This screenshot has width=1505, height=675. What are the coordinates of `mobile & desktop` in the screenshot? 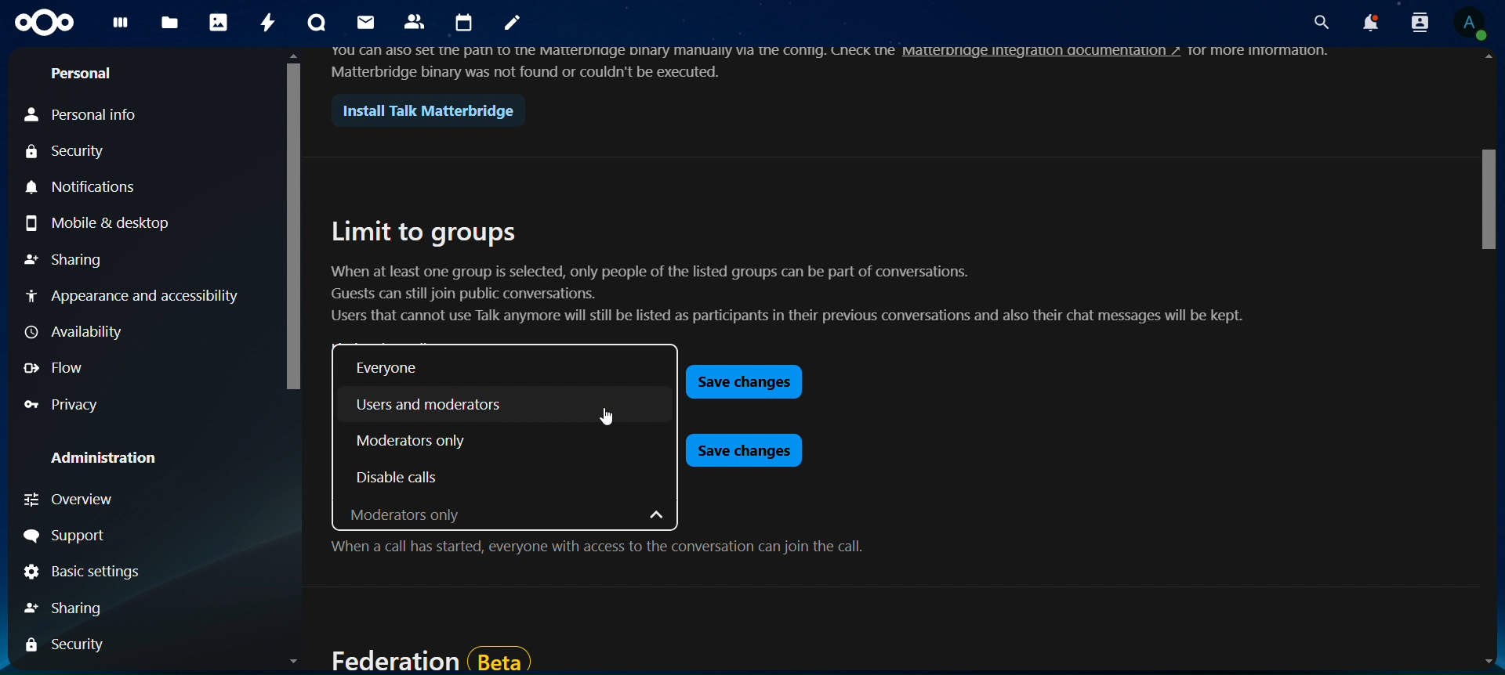 It's located at (98, 224).